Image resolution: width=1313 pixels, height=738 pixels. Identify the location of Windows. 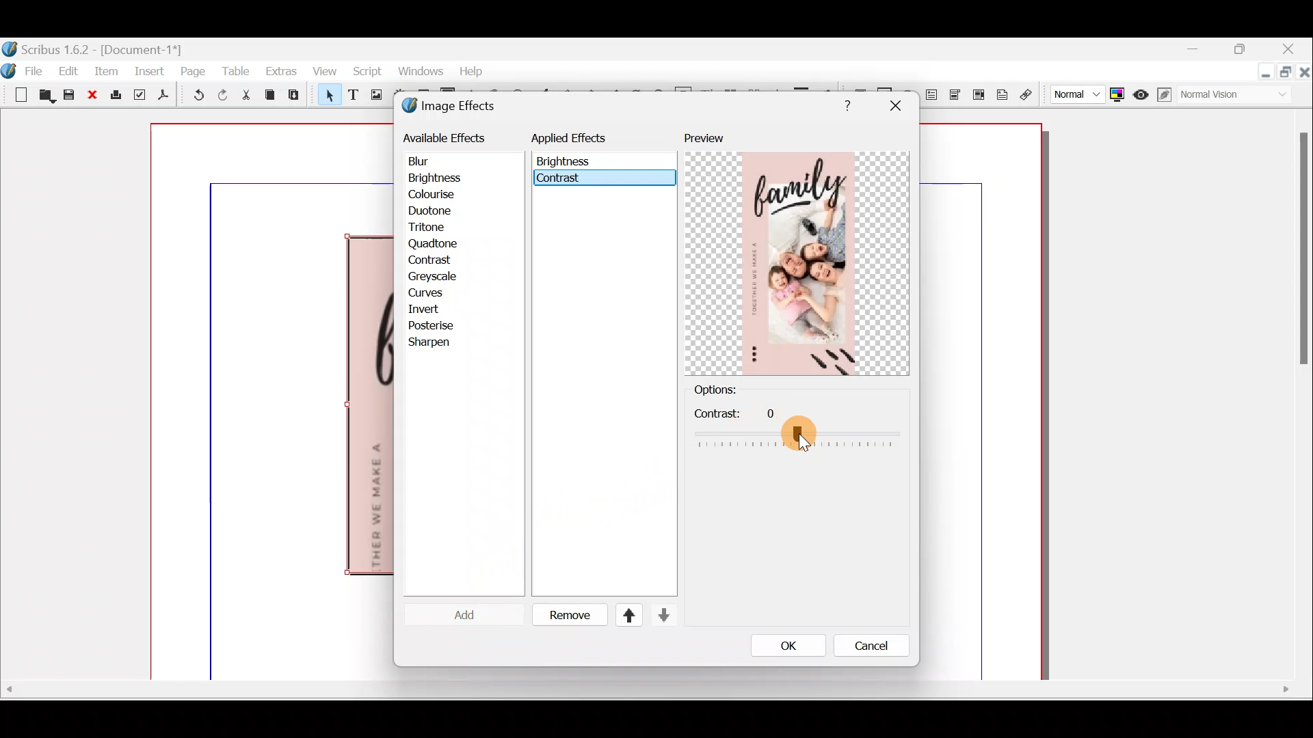
(416, 72).